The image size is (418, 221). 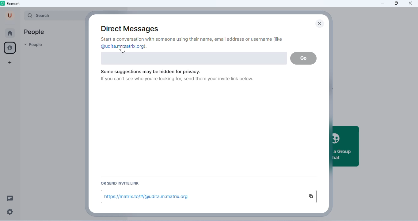 What do you see at coordinates (382, 3) in the screenshot?
I see `minimize` at bounding box center [382, 3].